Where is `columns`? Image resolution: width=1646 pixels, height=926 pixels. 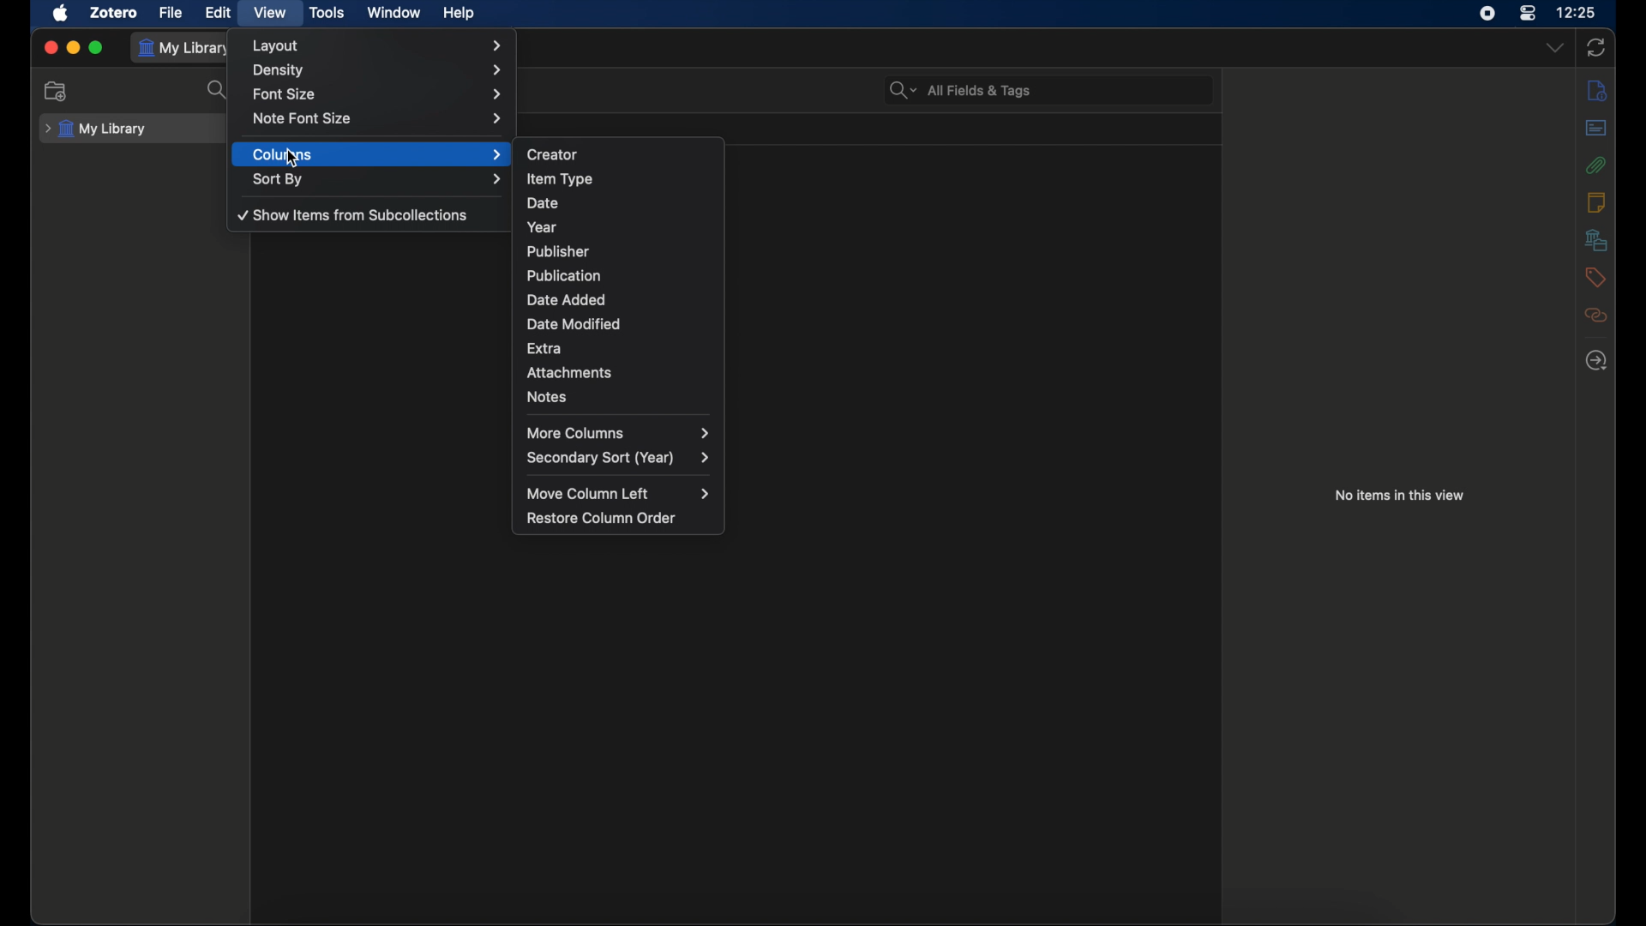
columns is located at coordinates (377, 154).